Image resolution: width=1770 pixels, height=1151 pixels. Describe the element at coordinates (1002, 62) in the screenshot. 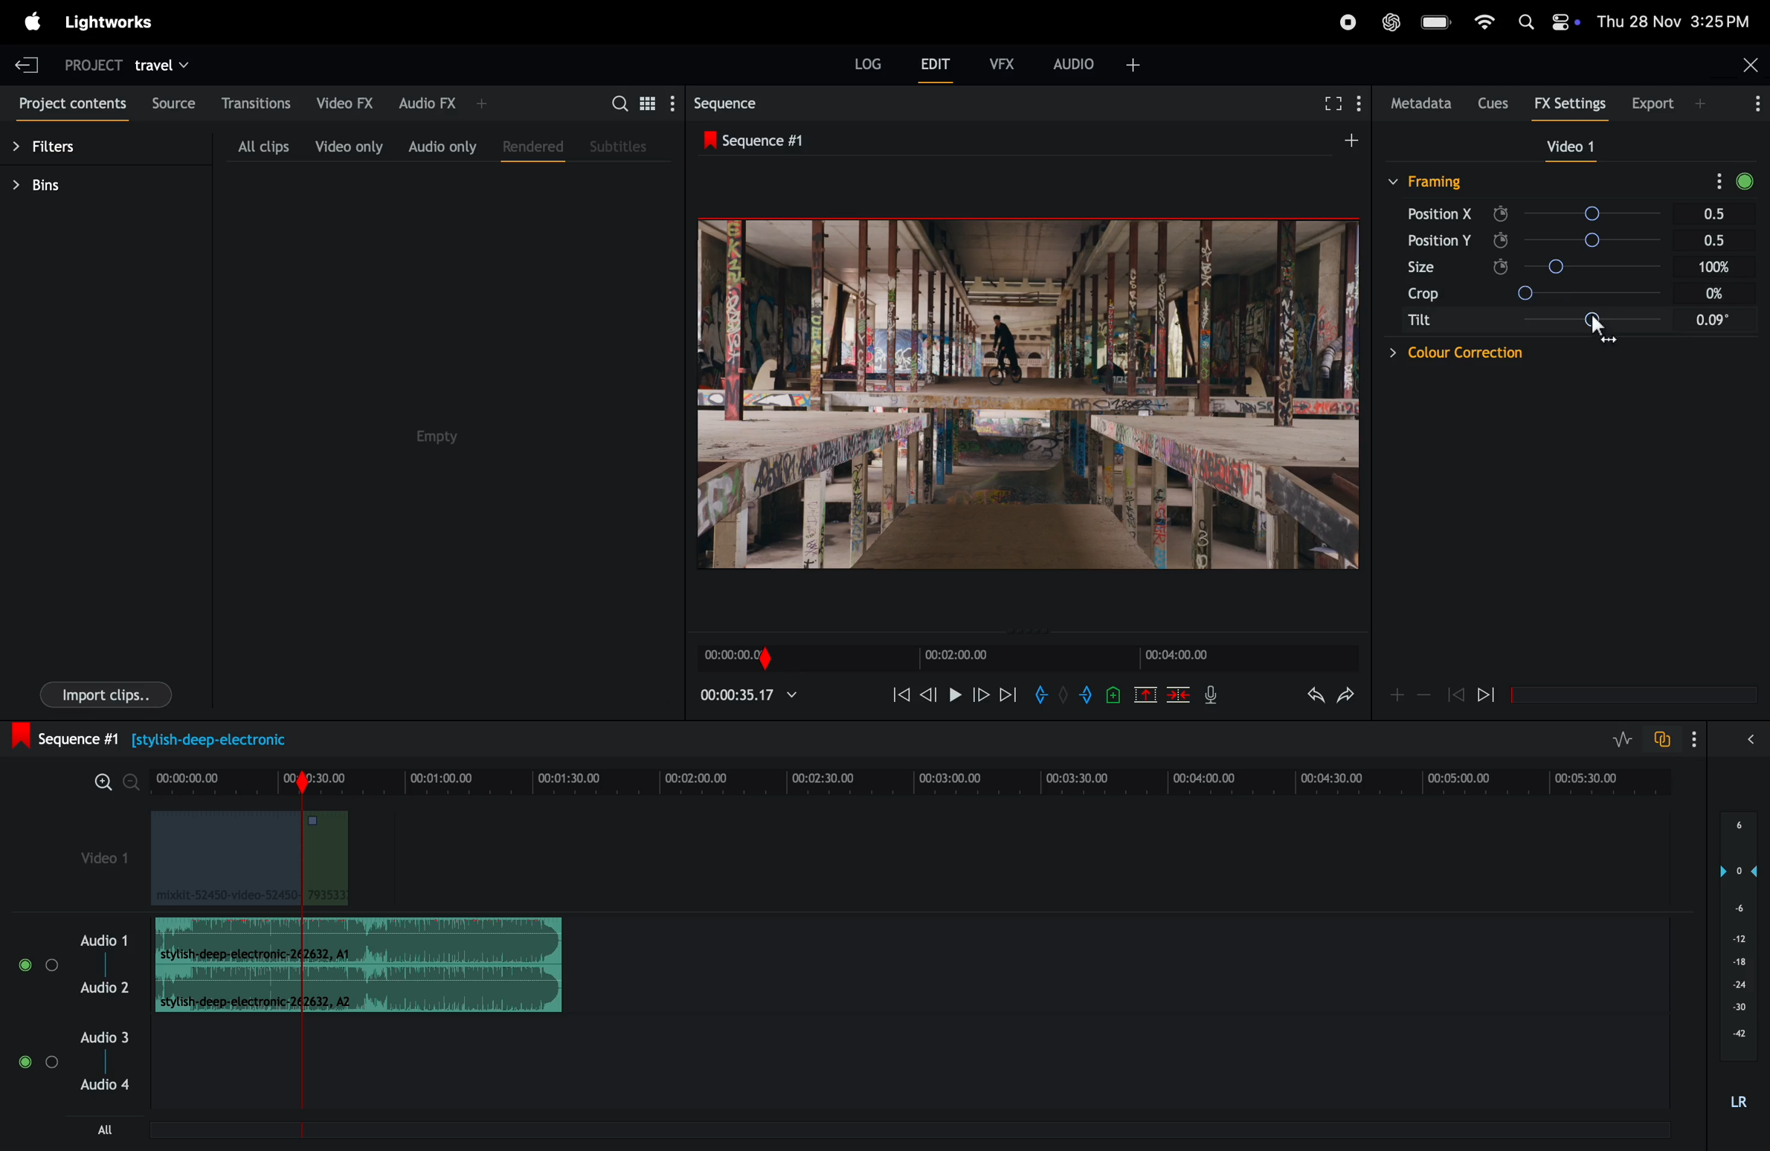

I see `vfx` at that location.